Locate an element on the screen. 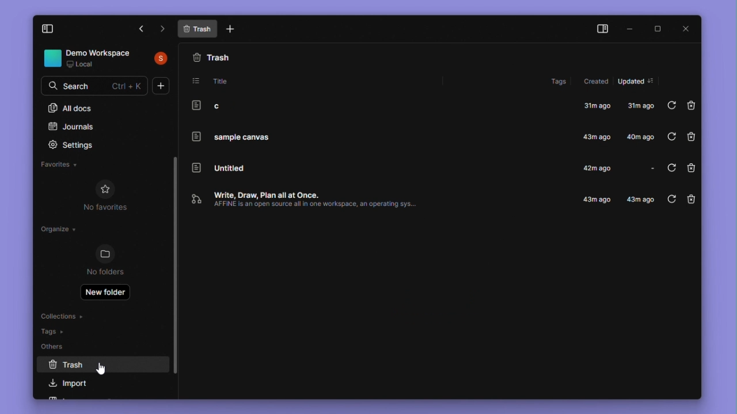 This screenshot has width=737, height=414. Settings is located at coordinates (71, 144).